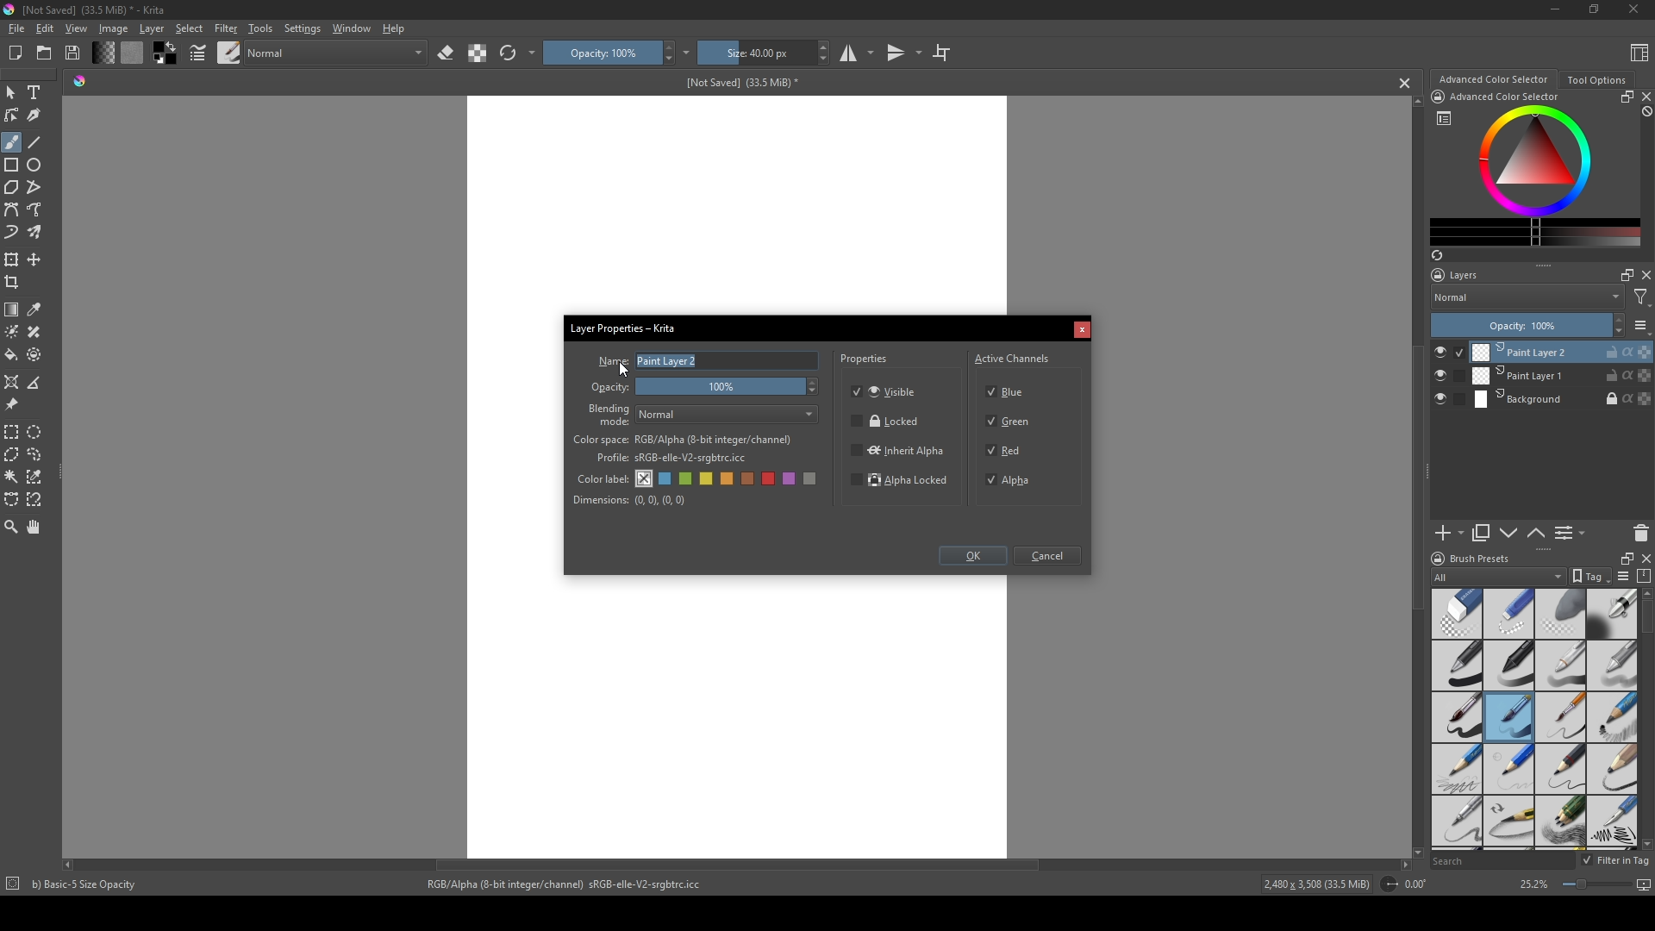  Describe the element at coordinates (1612, 665) in the screenshot. I see `grey pen` at that location.